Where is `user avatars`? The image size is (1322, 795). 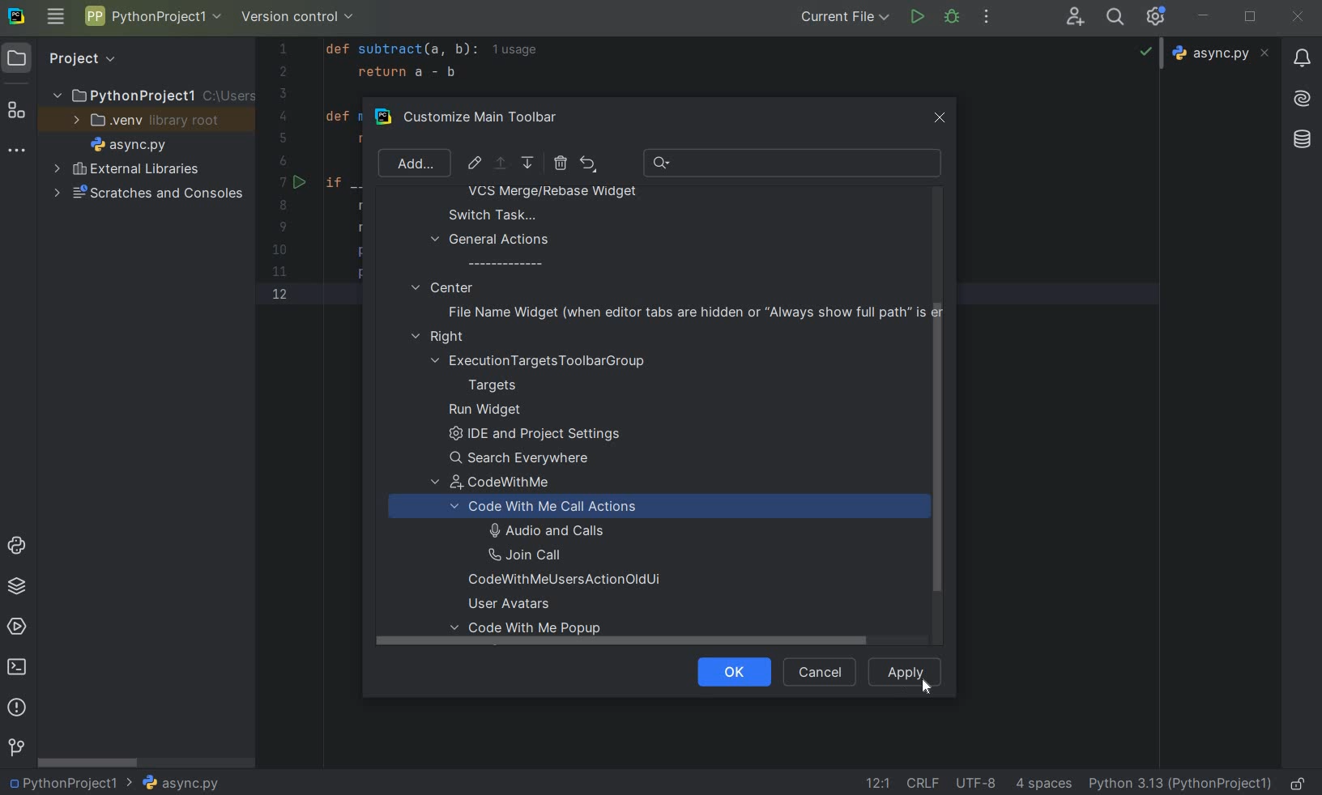
user avatars is located at coordinates (516, 604).